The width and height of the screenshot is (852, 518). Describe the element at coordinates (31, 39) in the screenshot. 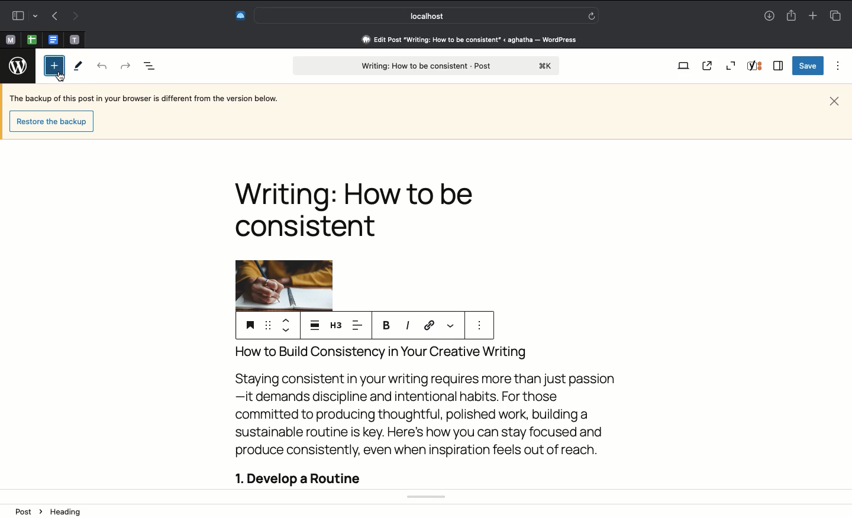

I see `Pinned tabs` at that location.